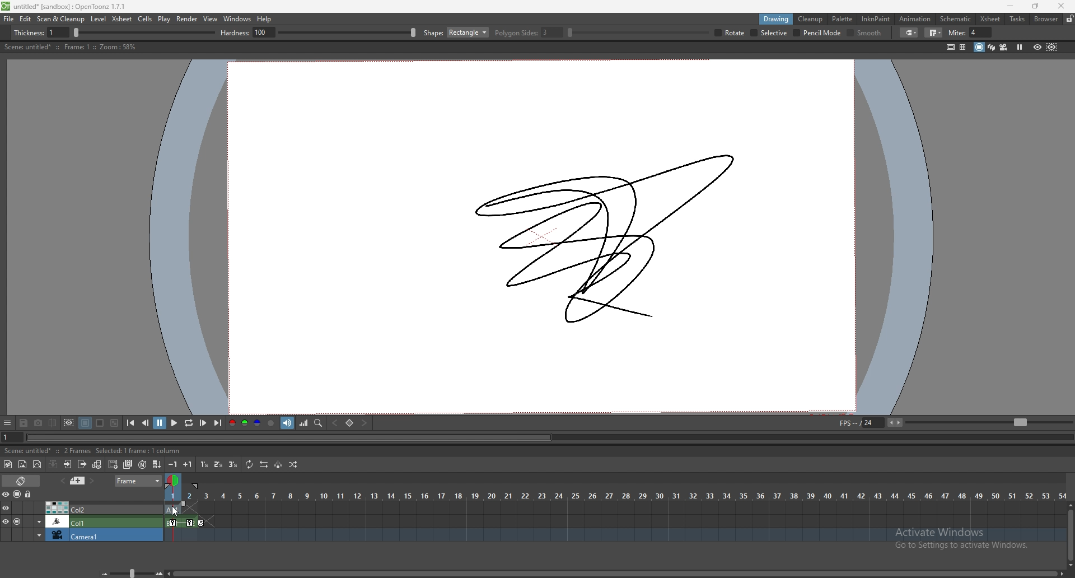  I want to click on set key, so click(349, 423).